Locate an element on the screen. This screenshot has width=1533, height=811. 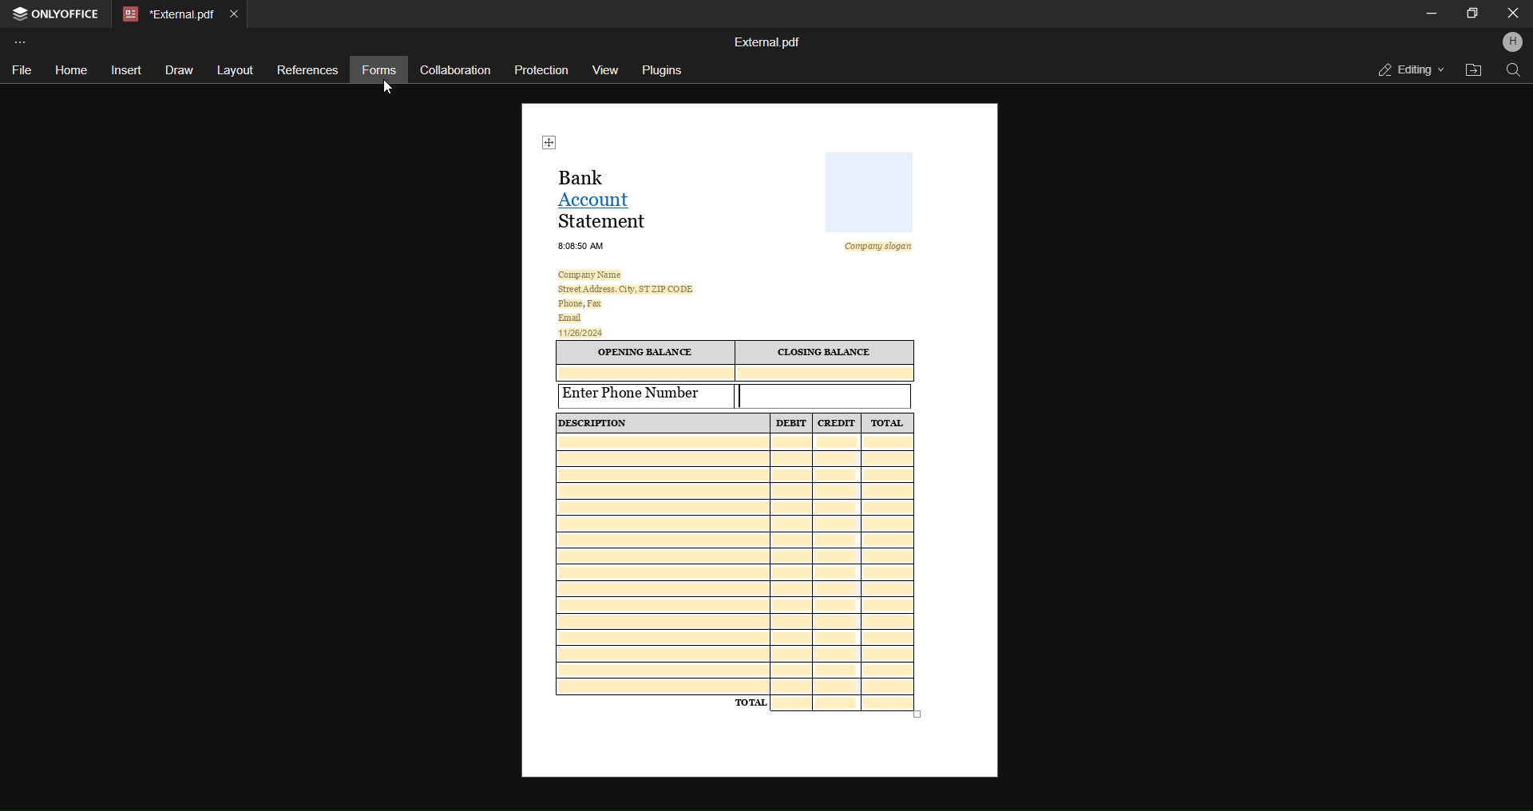
find is located at coordinates (1512, 71).